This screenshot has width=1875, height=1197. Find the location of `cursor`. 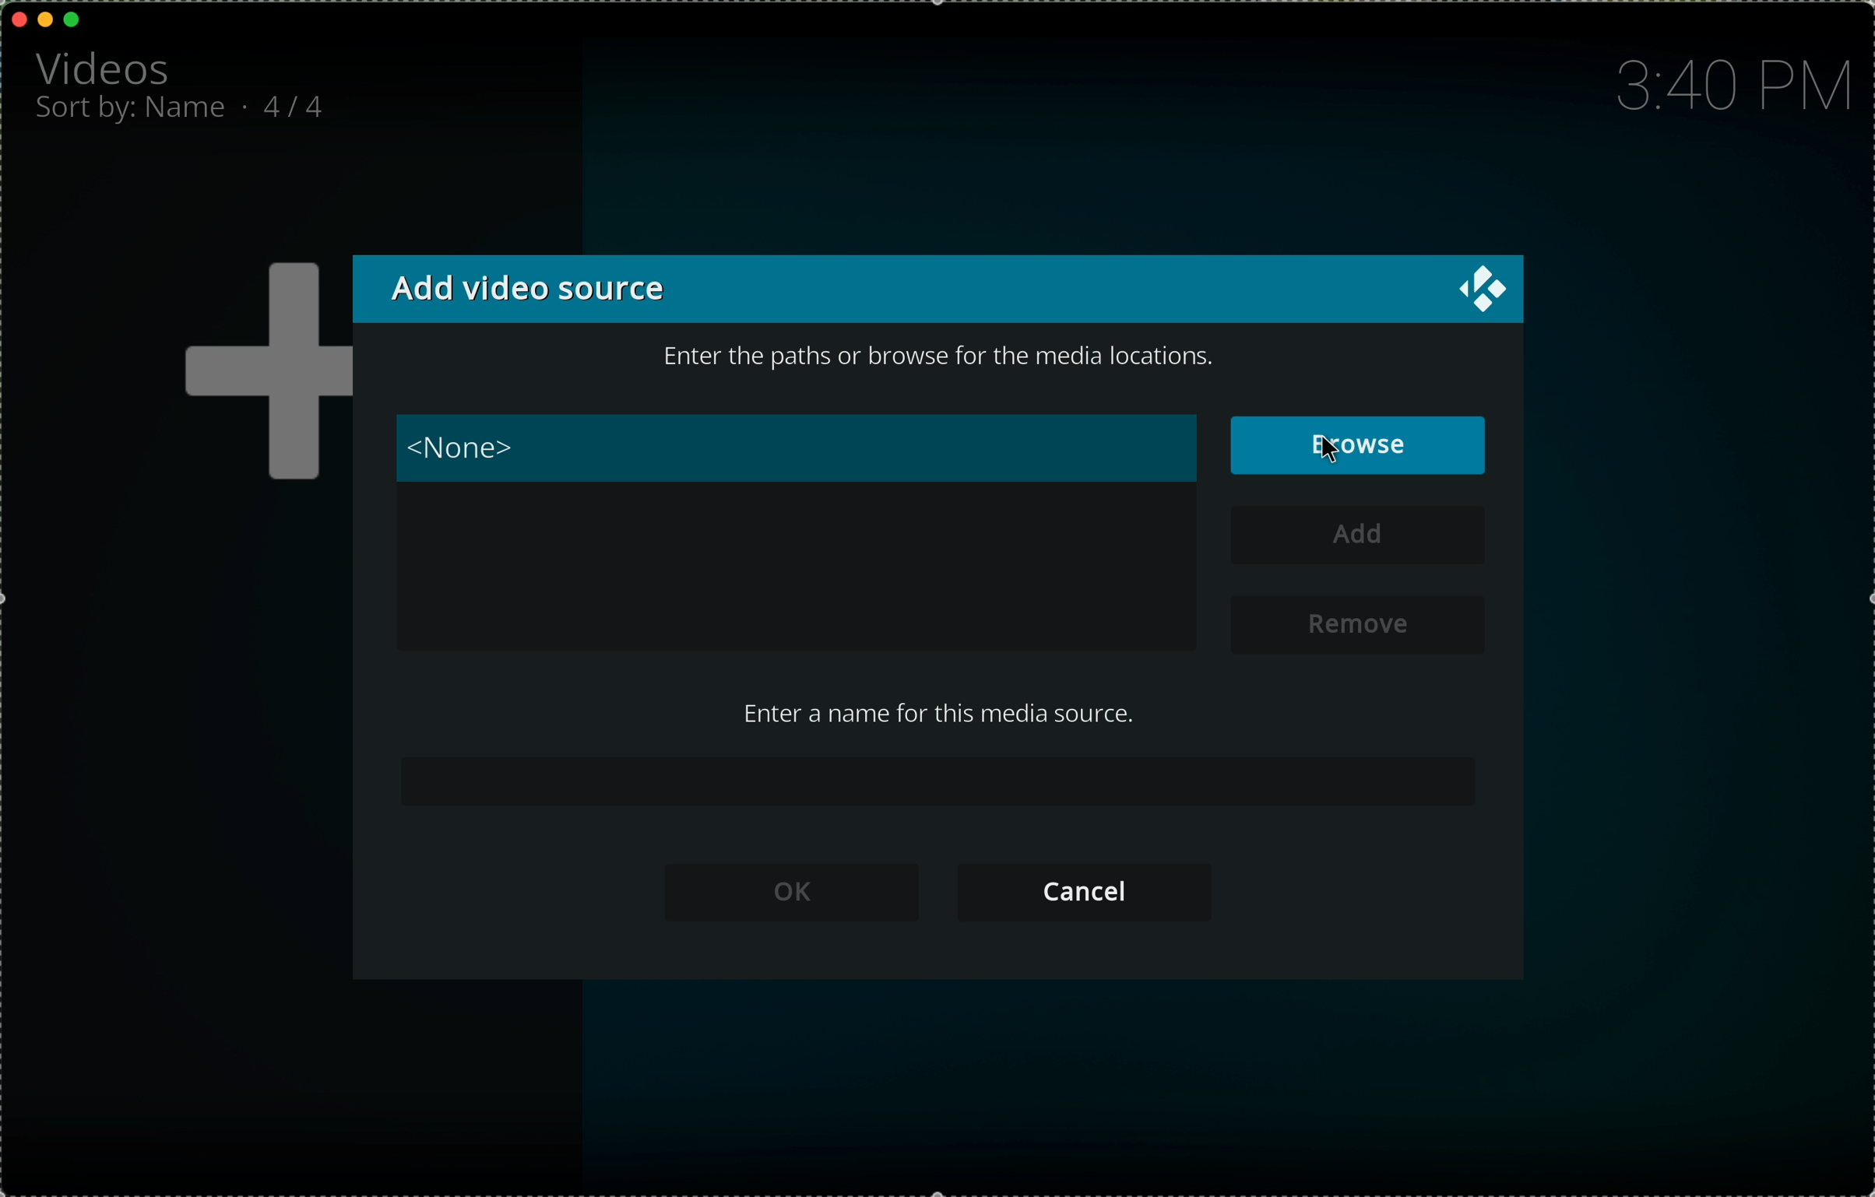

cursor is located at coordinates (1329, 443).